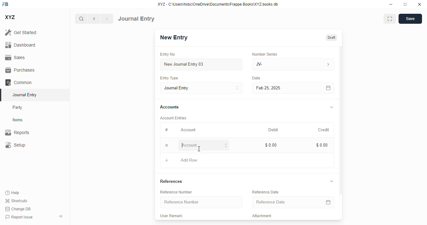  Describe the element at coordinates (329, 88) in the screenshot. I see `calendar icon` at that location.